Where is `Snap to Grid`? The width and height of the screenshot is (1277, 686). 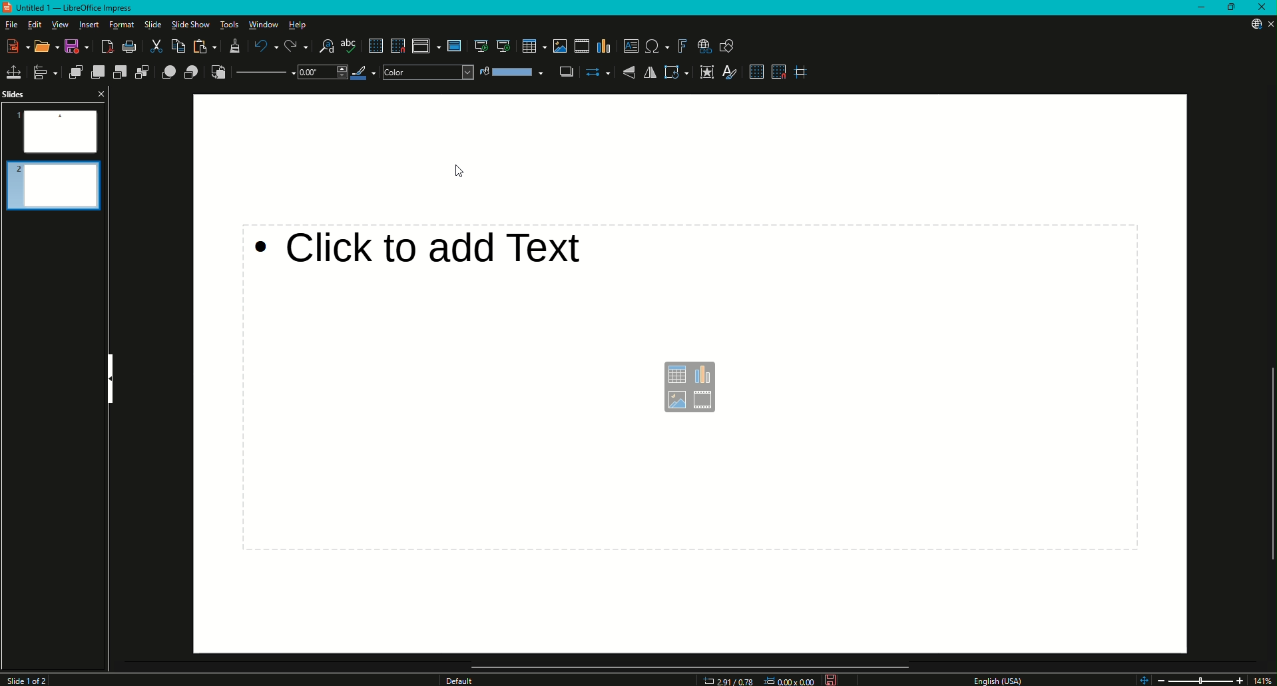 Snap to Grid is located at coordinates (779, 73).